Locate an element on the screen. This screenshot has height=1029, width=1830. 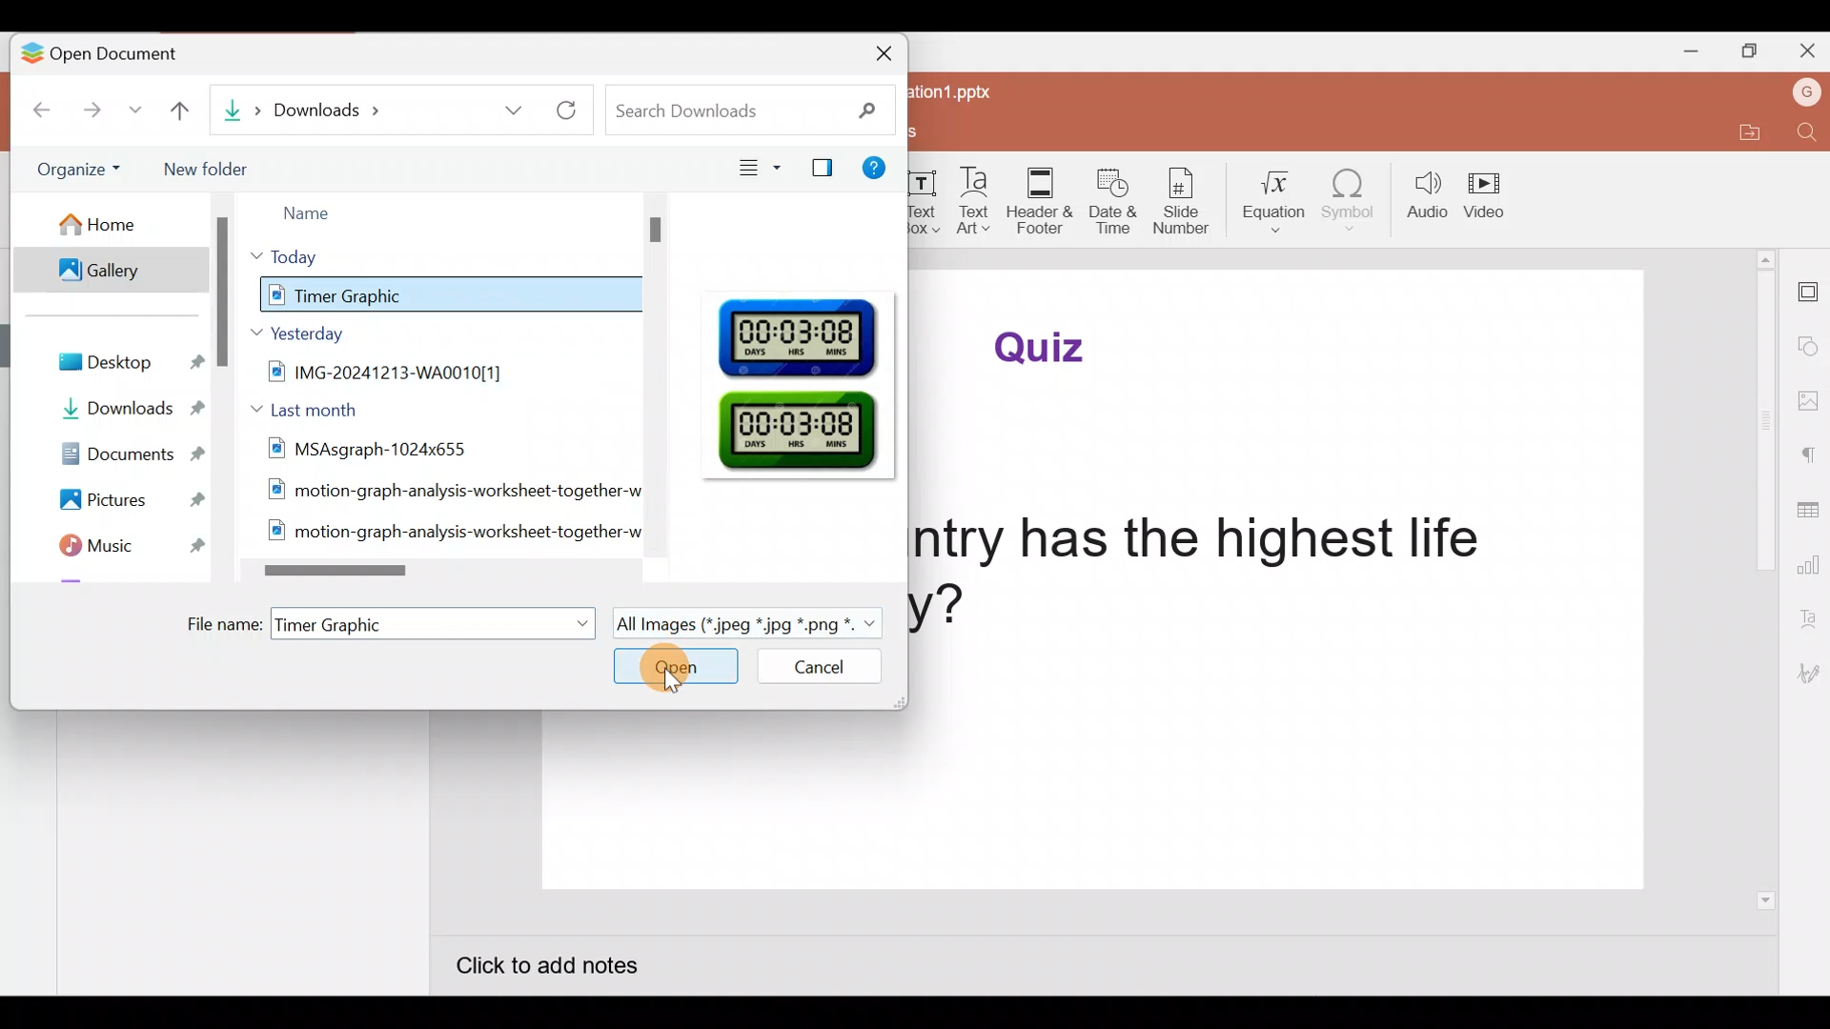
Preview pane is located at coordinates (783, 385).